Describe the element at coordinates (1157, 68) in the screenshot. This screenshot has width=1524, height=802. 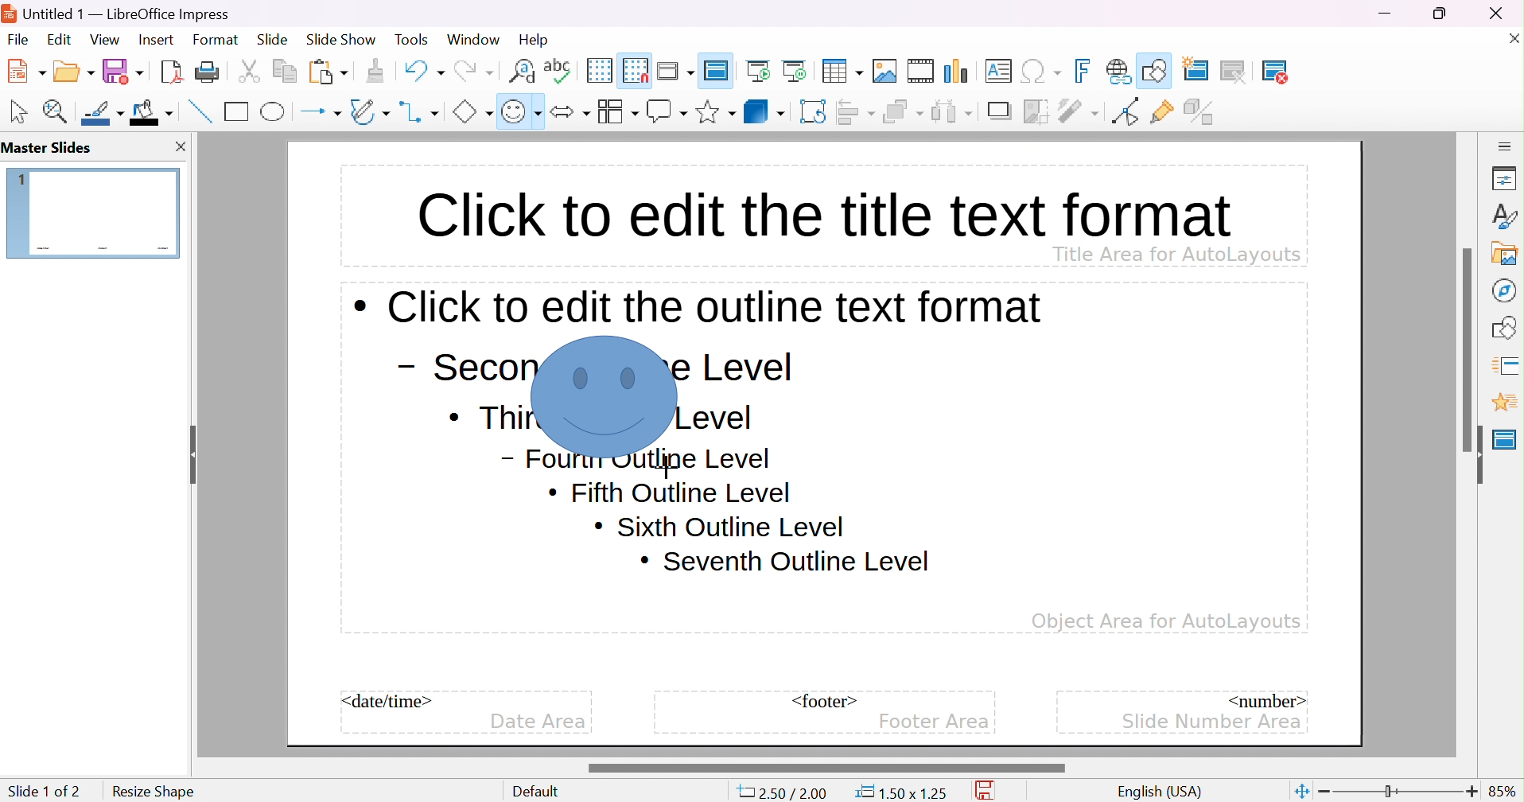
I see `show draw functions` at that location.